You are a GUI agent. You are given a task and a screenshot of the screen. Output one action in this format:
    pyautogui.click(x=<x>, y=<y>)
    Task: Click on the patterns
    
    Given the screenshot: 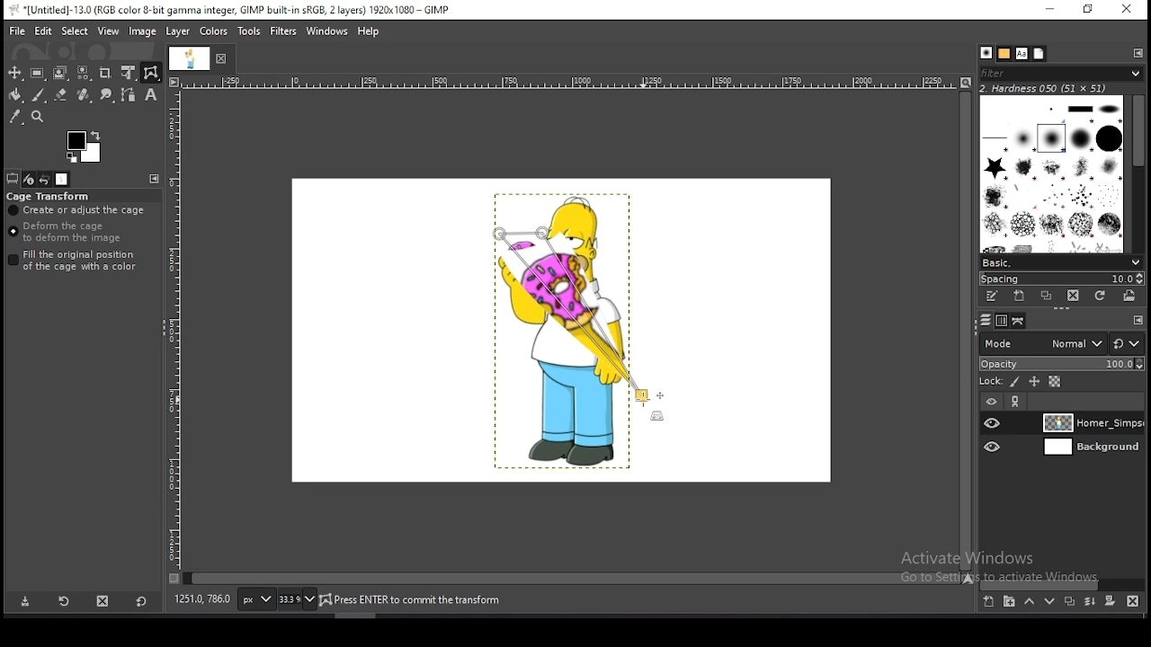 What is the action you would take?
    pyautogui.click(x=1004, y=54)
    